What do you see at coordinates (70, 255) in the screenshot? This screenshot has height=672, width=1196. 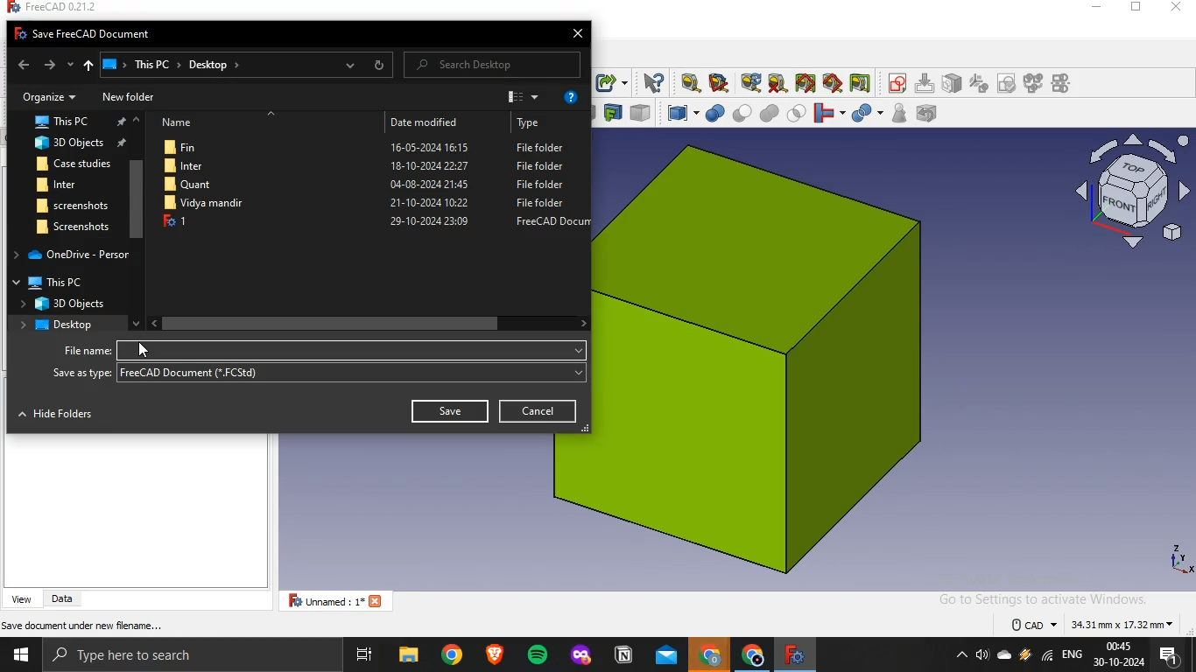 I see `one drive` at bounding box center [70, 255].